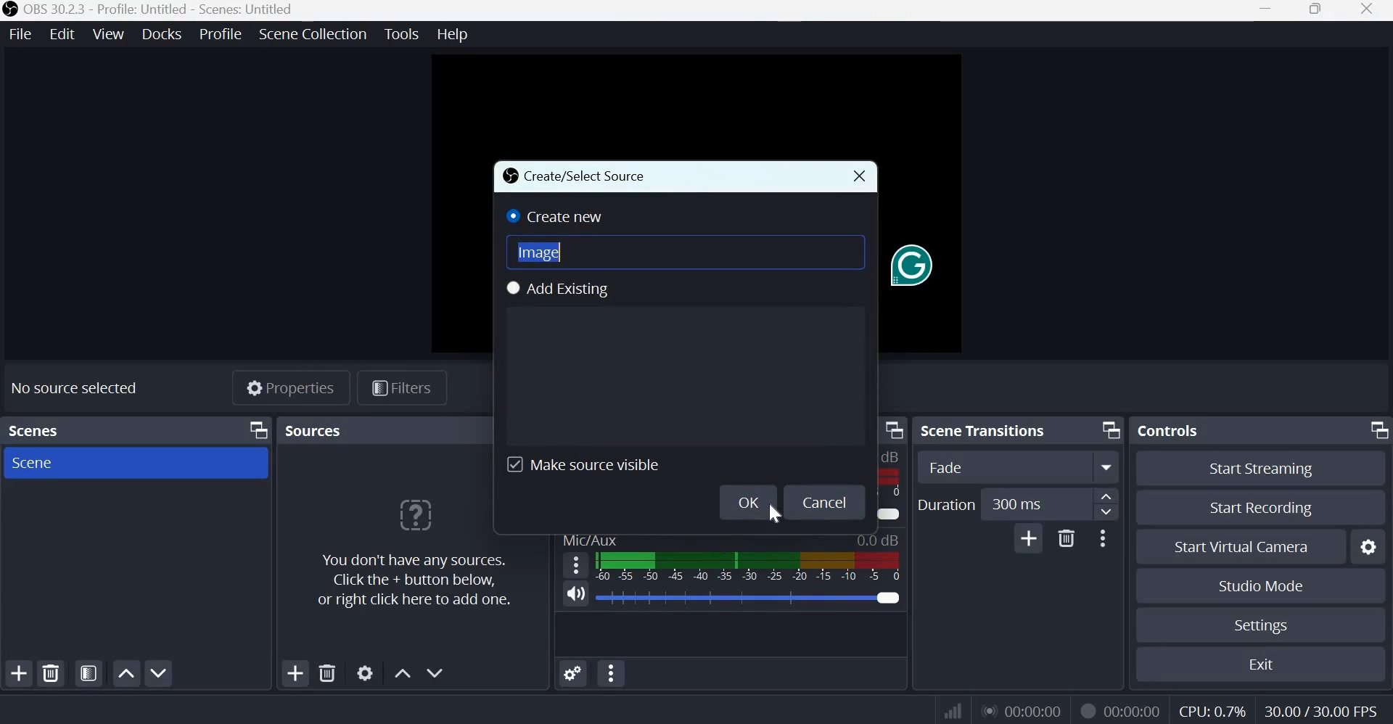 This screenshot has height=724, width=1393. What do you see at coordinates (1262, 662) in the screenshot?
I see `Exit` at bounding box center [1262, 662].